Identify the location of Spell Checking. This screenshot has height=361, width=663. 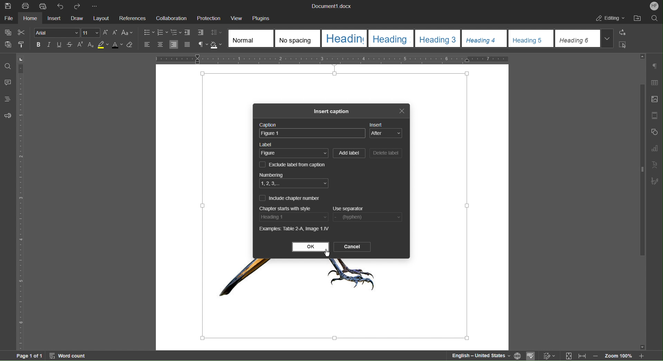
(532, 355).